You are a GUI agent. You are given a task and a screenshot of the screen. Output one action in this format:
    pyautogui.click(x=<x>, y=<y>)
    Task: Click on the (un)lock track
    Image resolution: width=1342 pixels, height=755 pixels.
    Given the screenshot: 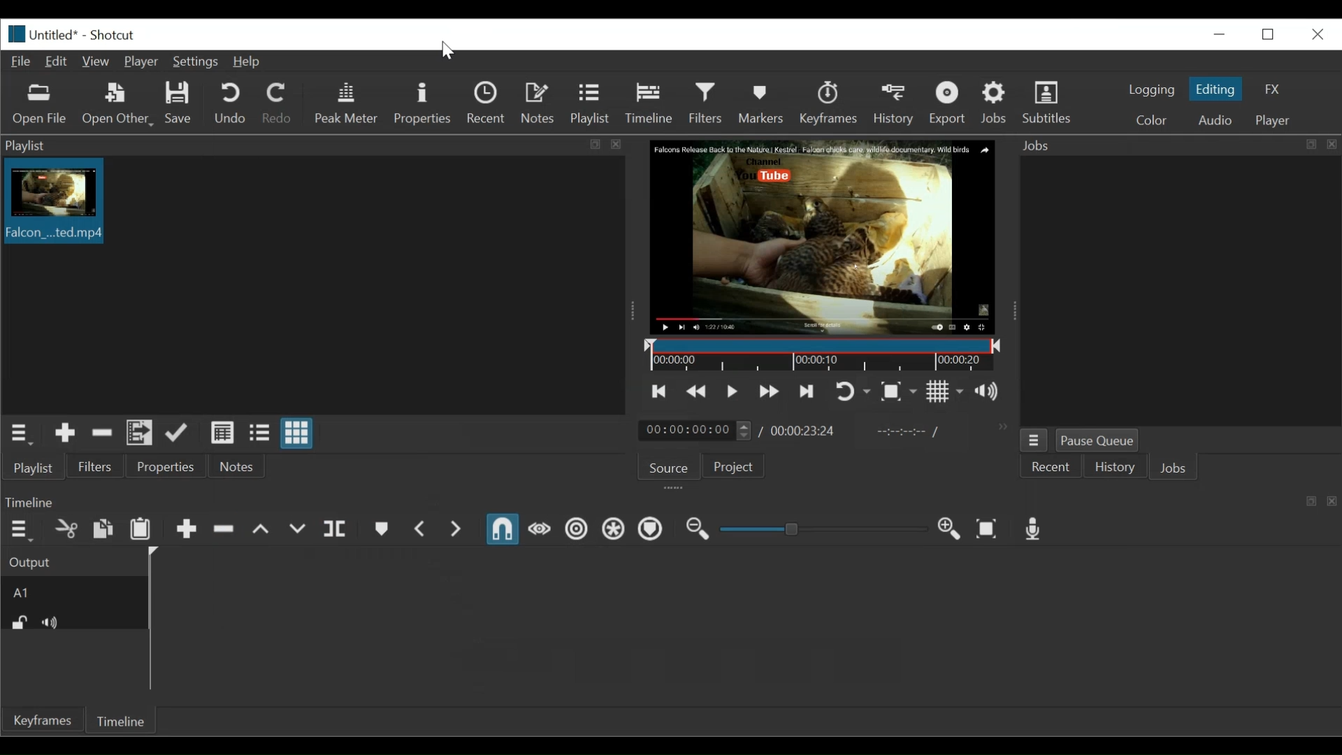 What is the action you would take?
    pyautogui.click(x=18, y=621)
    